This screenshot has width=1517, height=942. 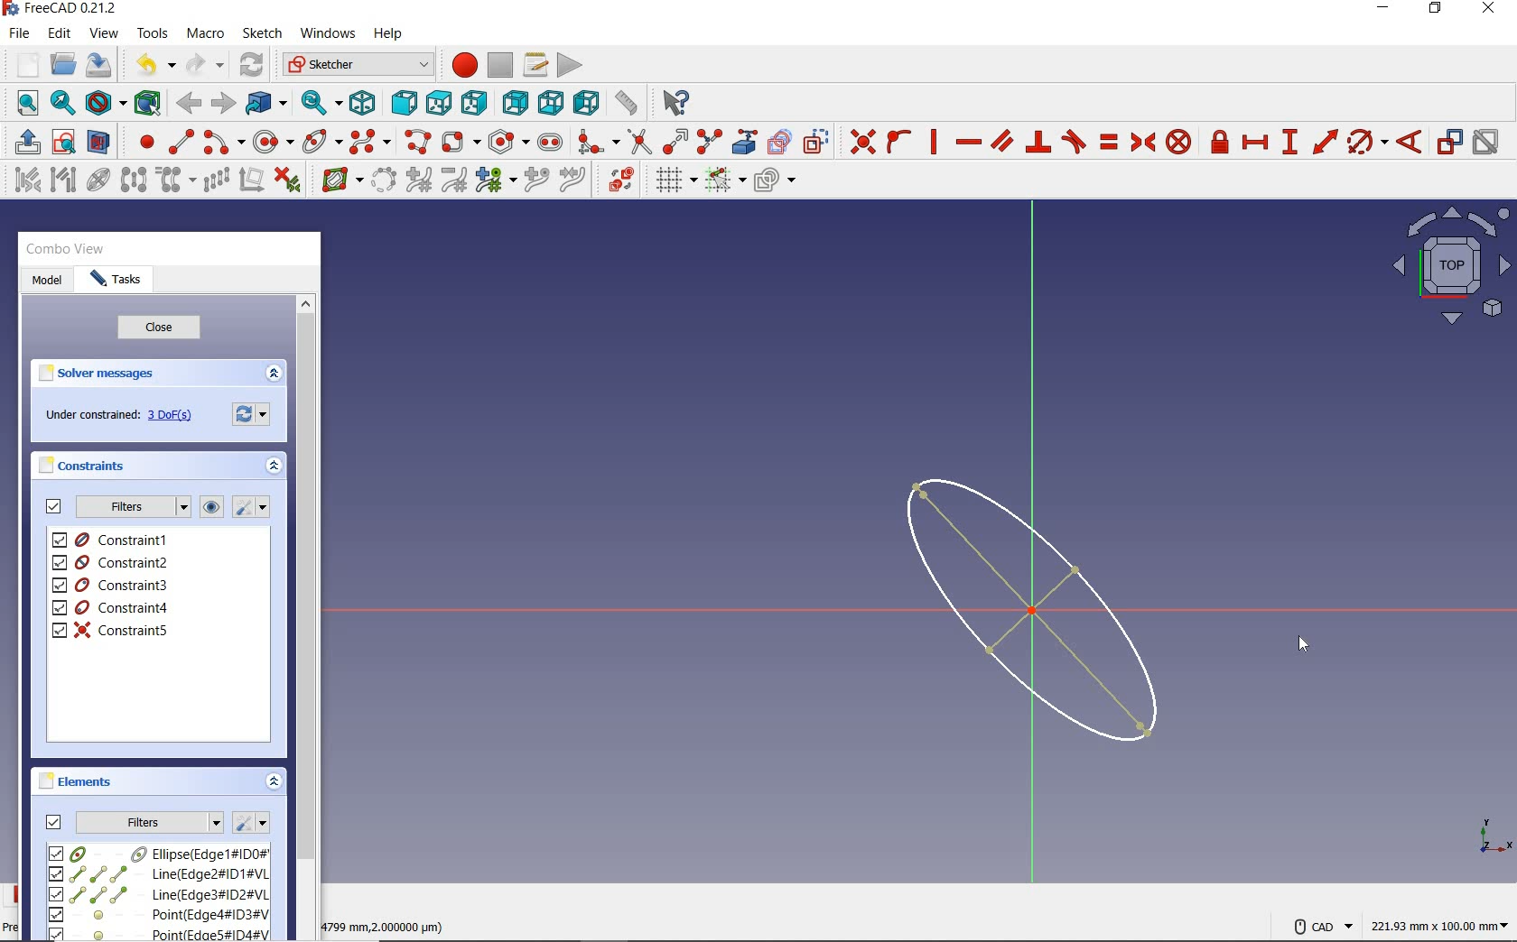 I want to click on sketch, so click(x=261, y=33).